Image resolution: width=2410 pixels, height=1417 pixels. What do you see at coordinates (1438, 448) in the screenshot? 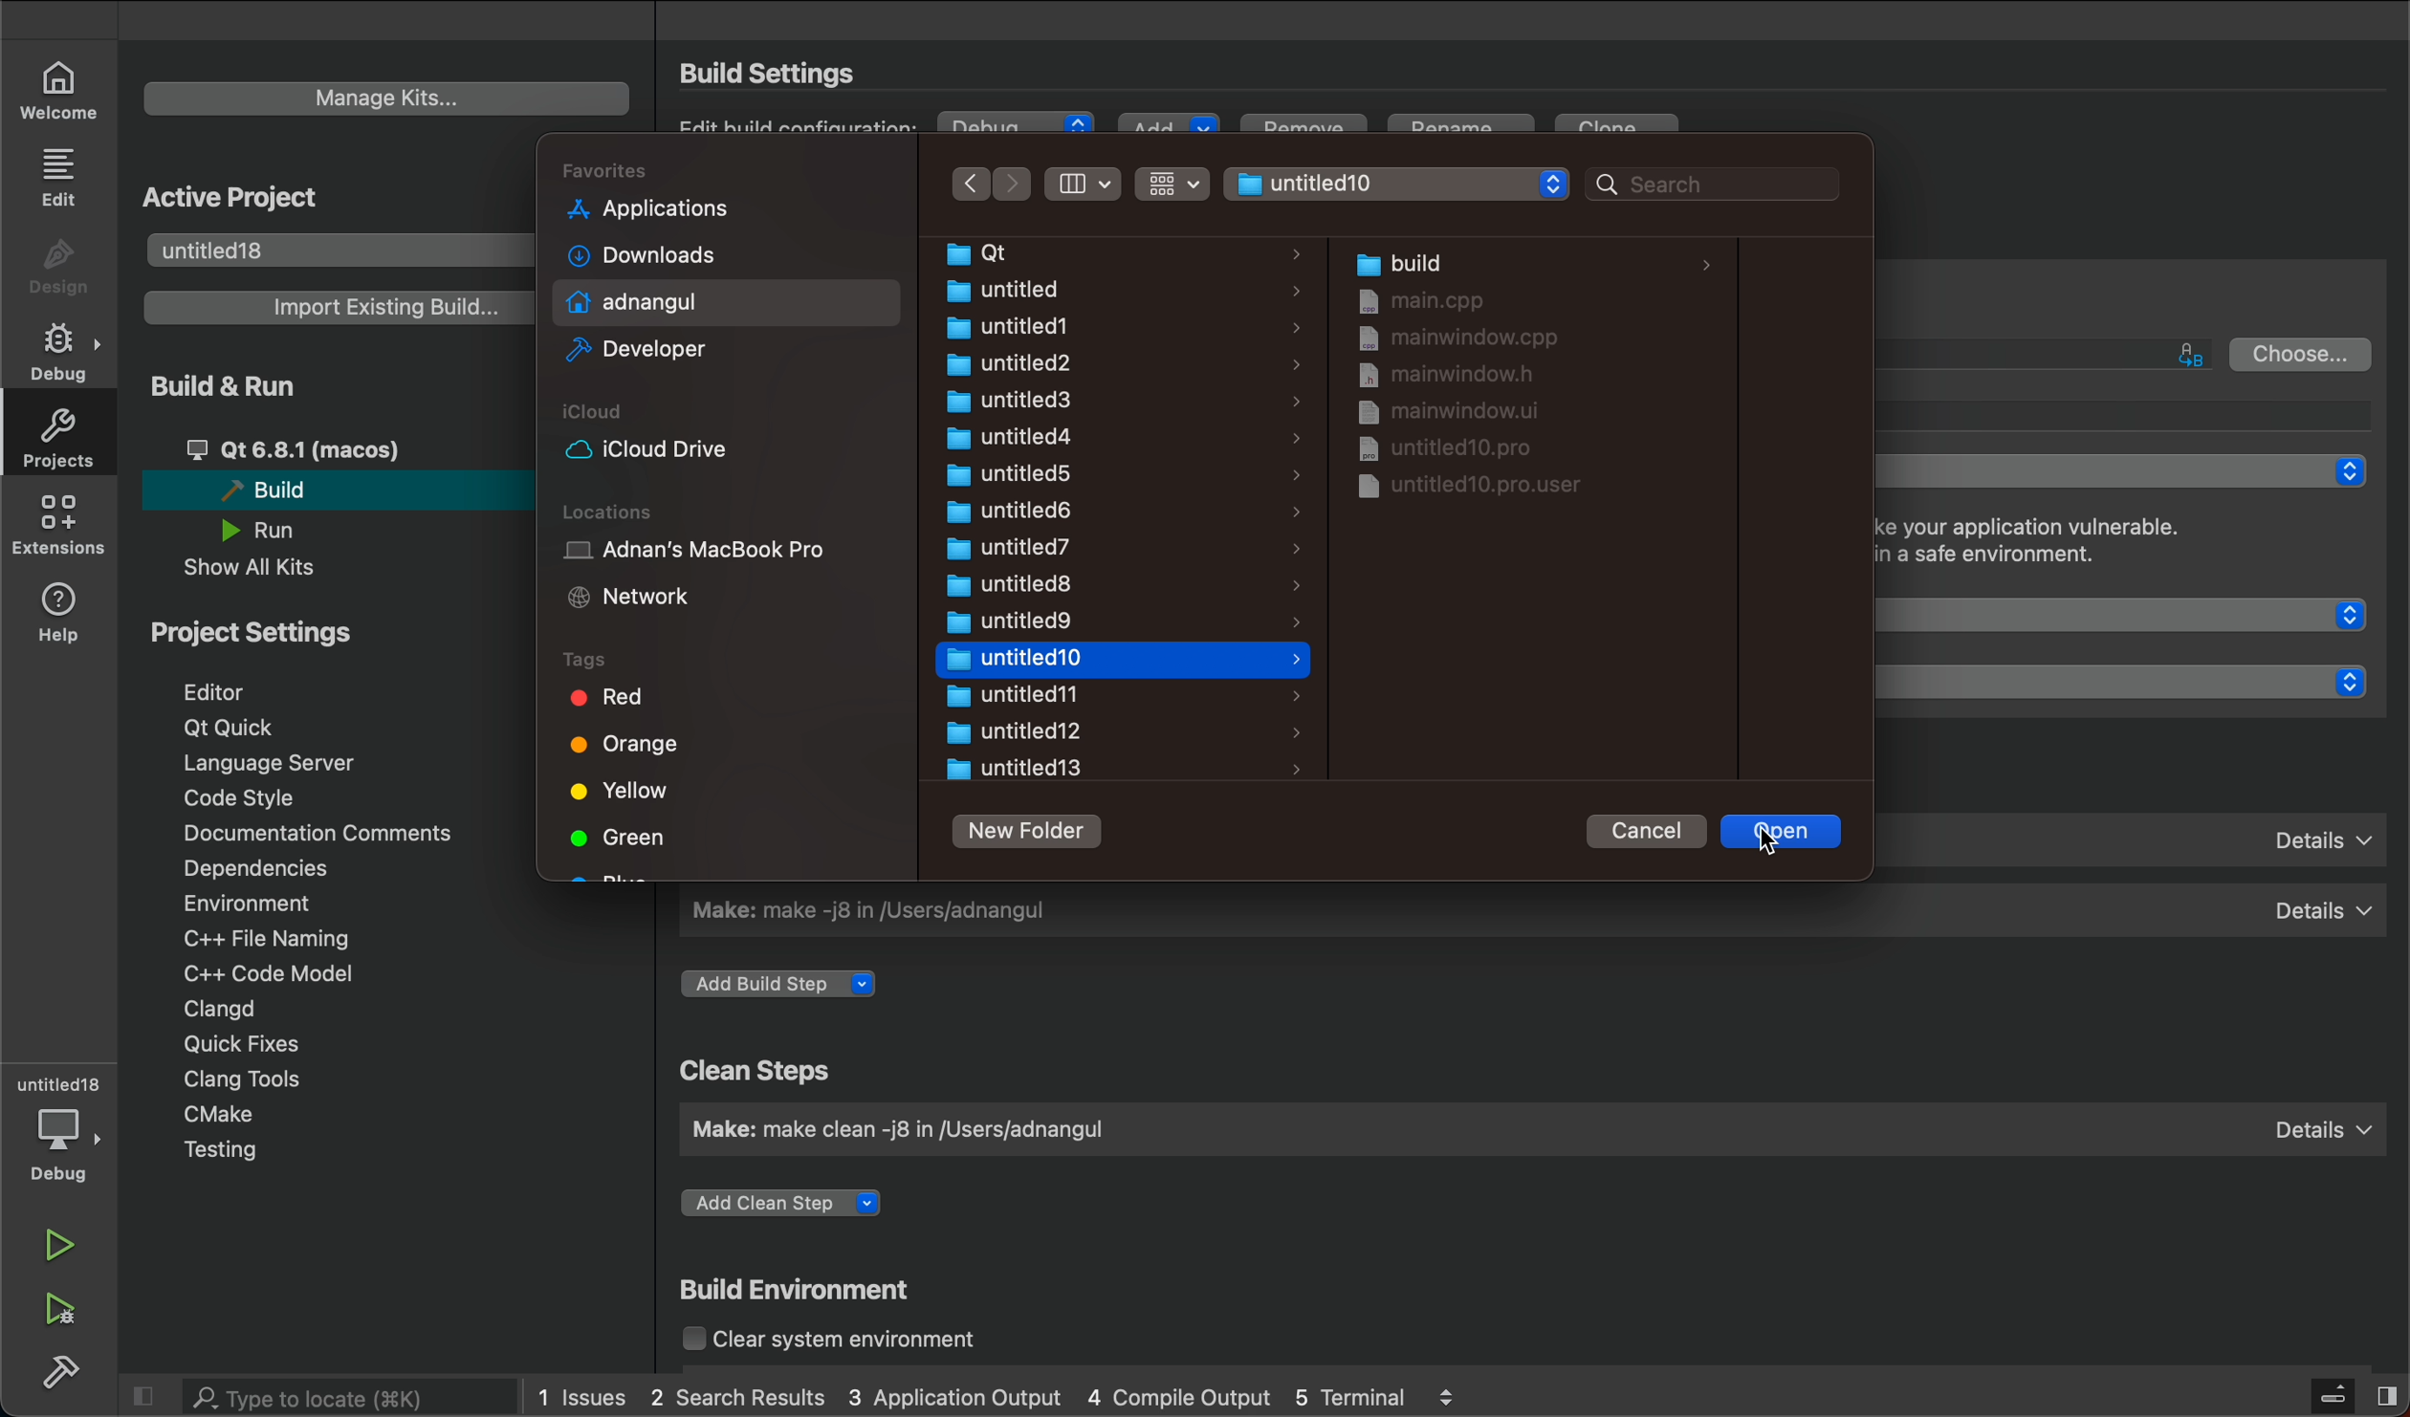
I see `untitled10.pro` at bounding box center [1438, 448].